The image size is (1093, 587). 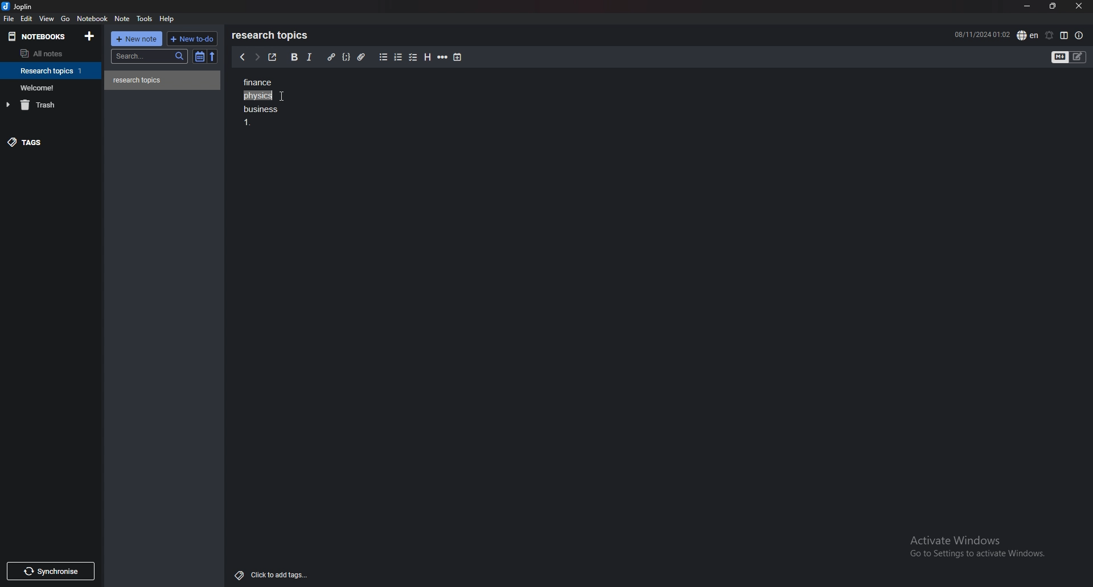 I want to click on Business 1., so click(x=264, y=118).